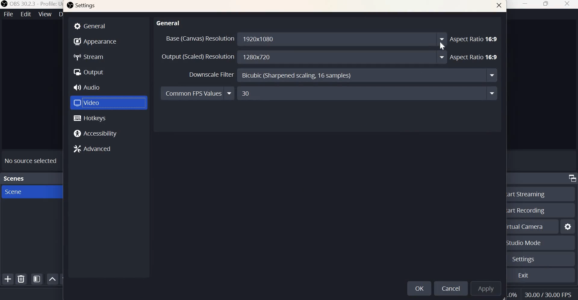 The height and width of the screenshot is (300, 578). What do you see at coordinates (526, 5) in the screenshot?
I see `Minimize` at bounding box center [526, 5].